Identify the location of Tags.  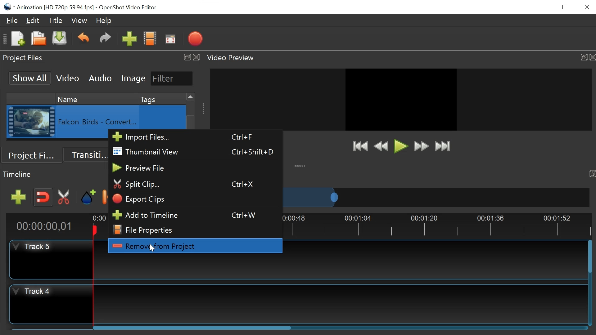
(162, 99).